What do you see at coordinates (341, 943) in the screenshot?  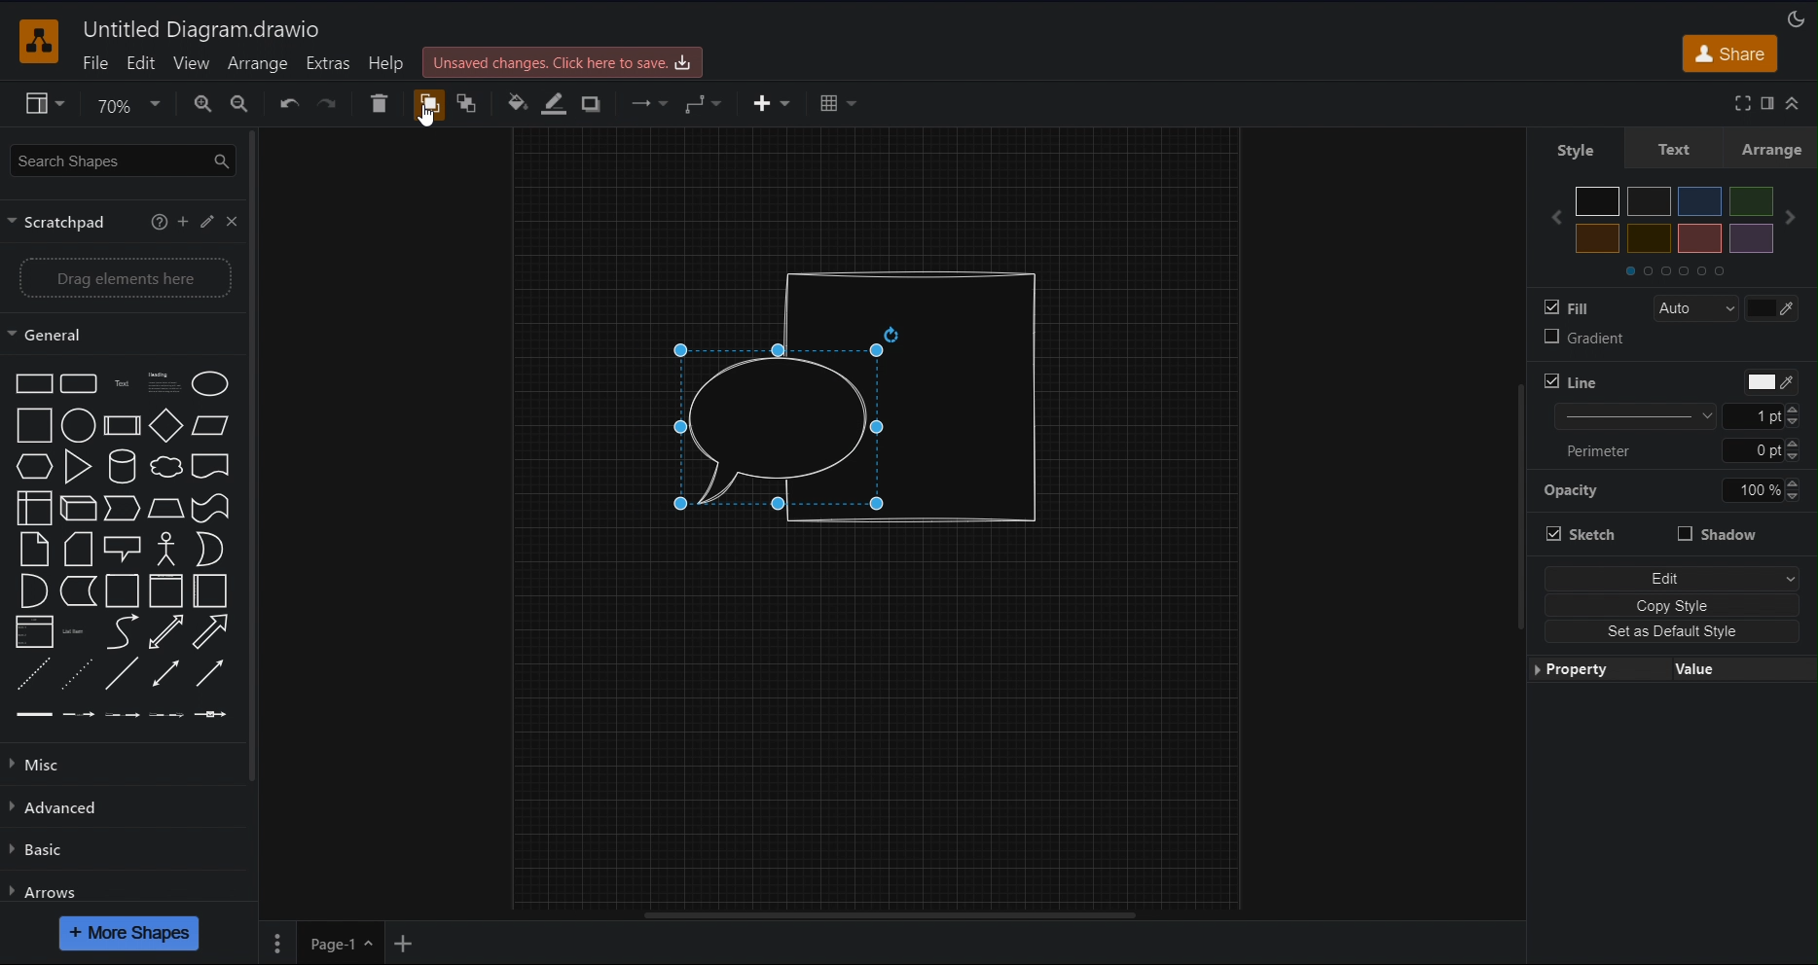 I see `Page 1` at bounding box center [341, 943].